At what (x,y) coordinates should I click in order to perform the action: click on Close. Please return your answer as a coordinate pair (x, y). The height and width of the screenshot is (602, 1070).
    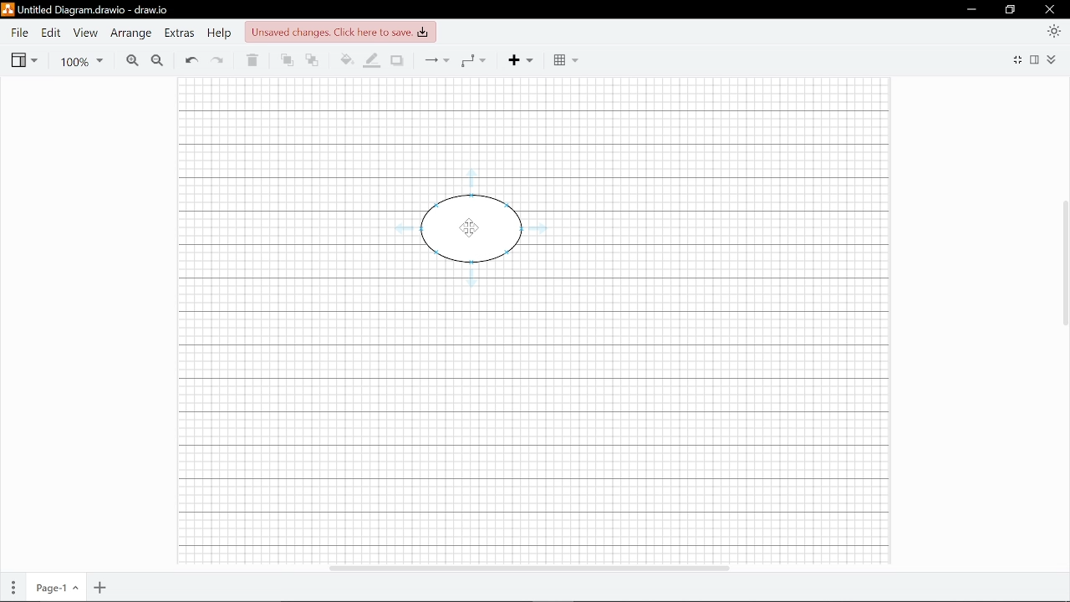
    Looking at the image, I should click on (1050, 9).